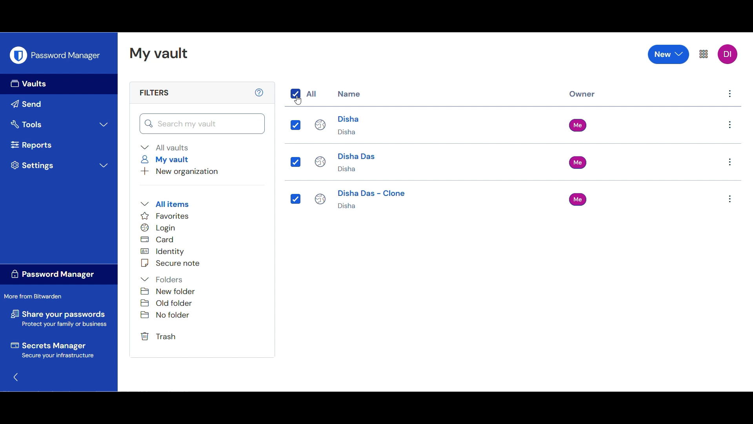 This screenshot has height=424, width=753. Describe the element at coordinates (167, 252) in the screenshot. I see `Identity` at that location.